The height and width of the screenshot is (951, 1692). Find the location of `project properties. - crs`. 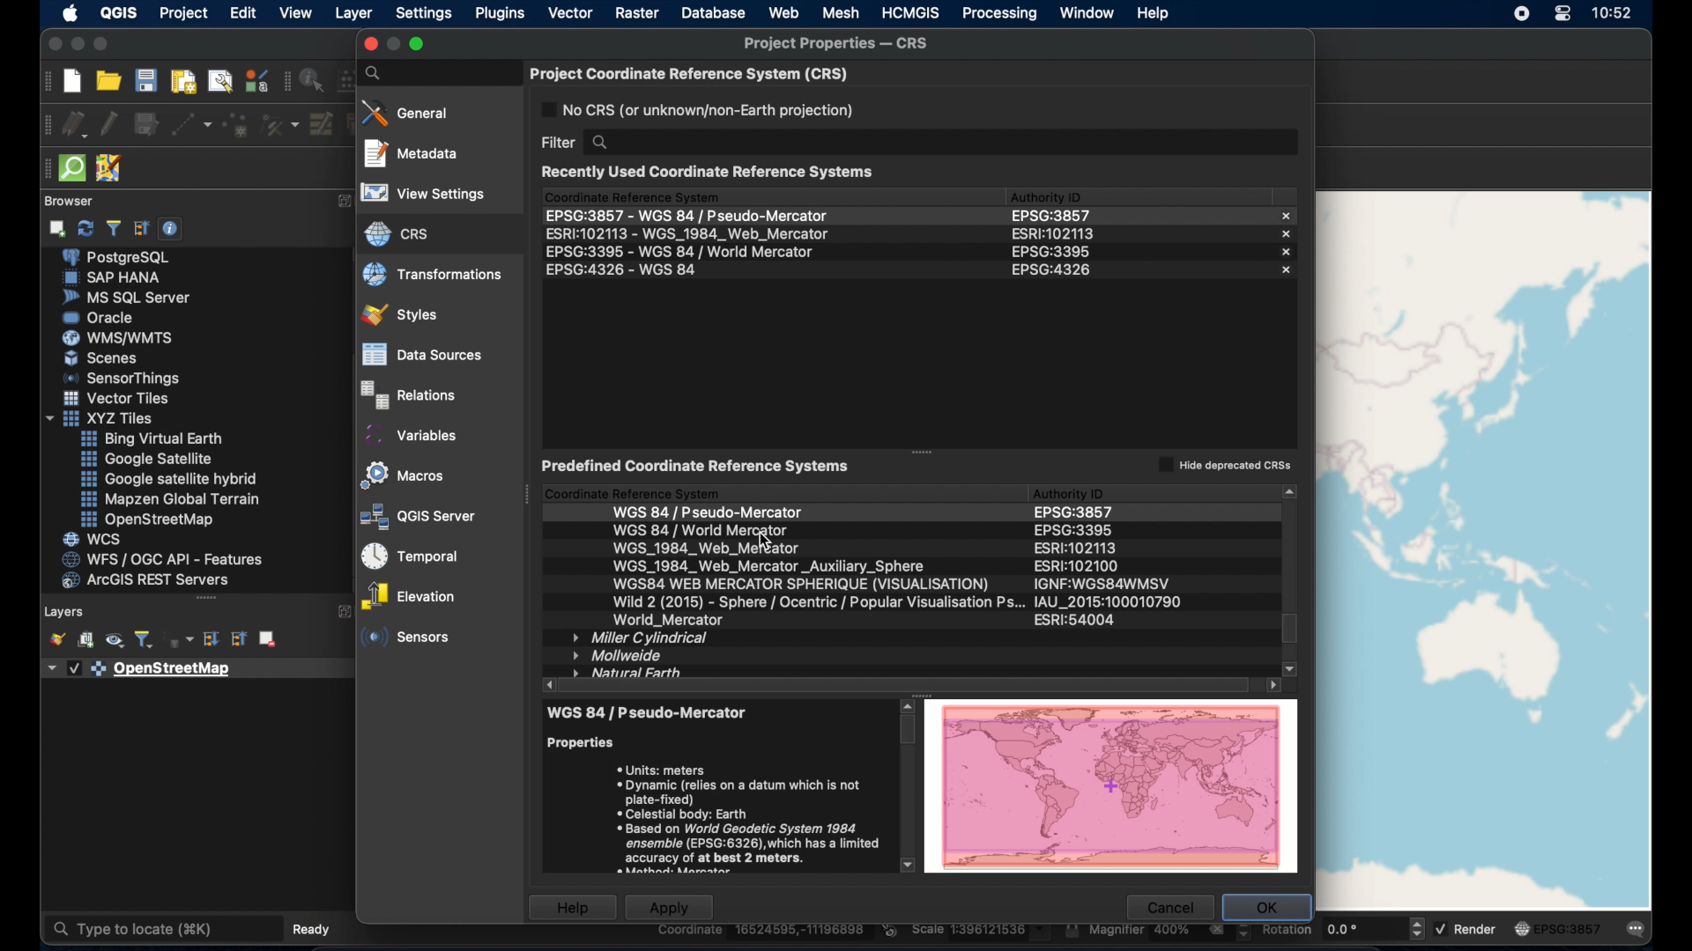

project properties. - crs is located at coordinates (842, 41).